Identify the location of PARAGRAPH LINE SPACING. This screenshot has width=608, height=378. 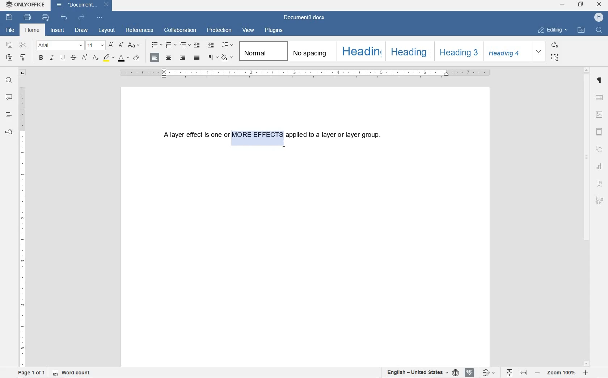
(228, 45).